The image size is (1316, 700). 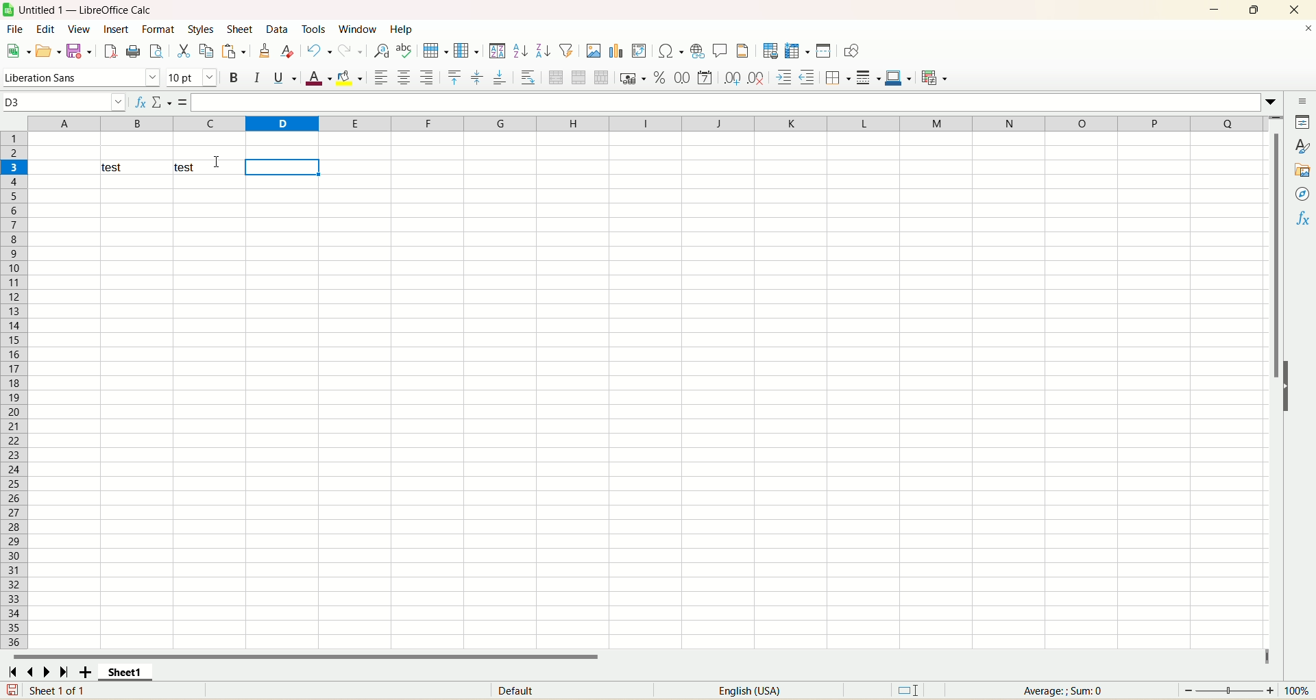 What do you see at coordinates (318, 77) in the screenshot?
I see `font color` at bounding box center [318, 77].